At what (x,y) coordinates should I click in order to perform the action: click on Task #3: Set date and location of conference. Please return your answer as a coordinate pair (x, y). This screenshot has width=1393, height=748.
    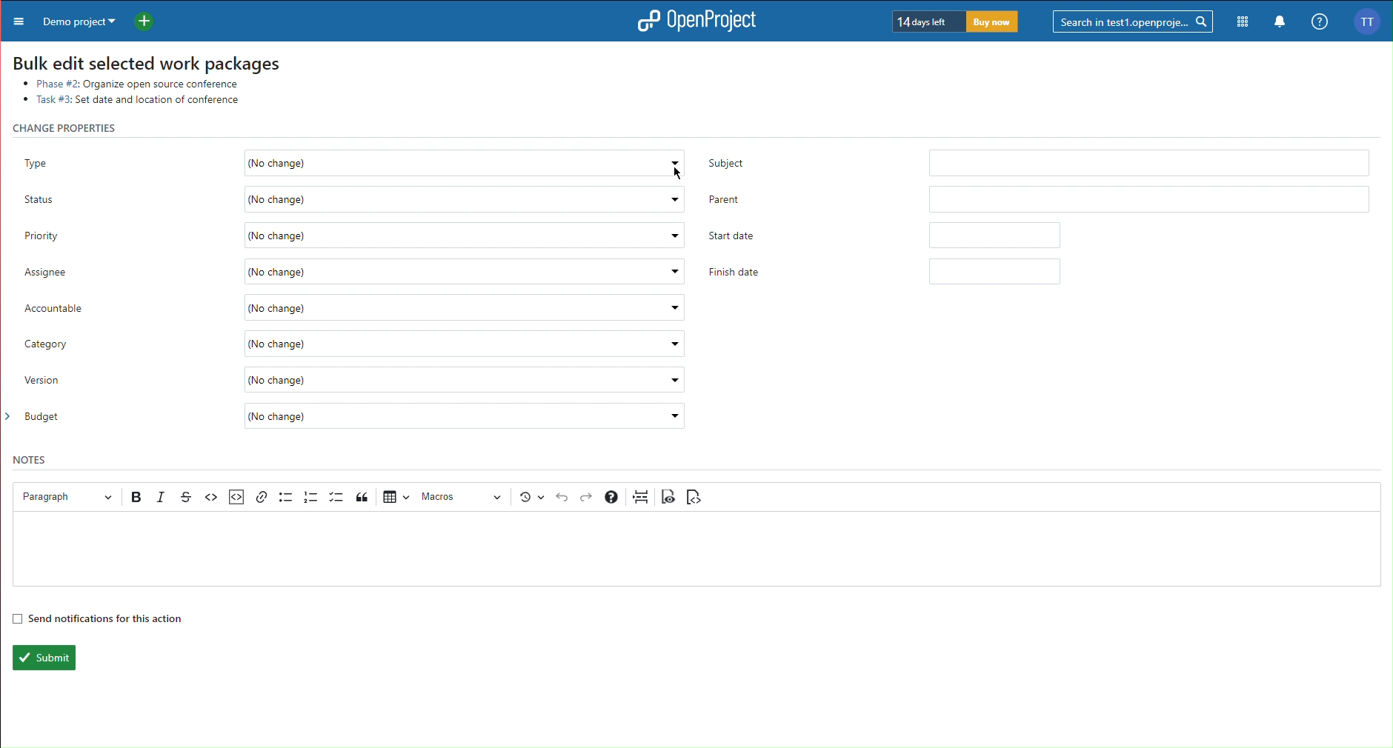
    Looking at the image, I should click on (135, 100).